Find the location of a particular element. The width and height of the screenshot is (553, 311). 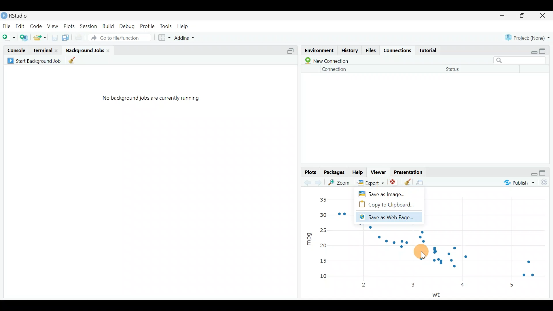

Refresh viewer is located at coordinates (546, 183).